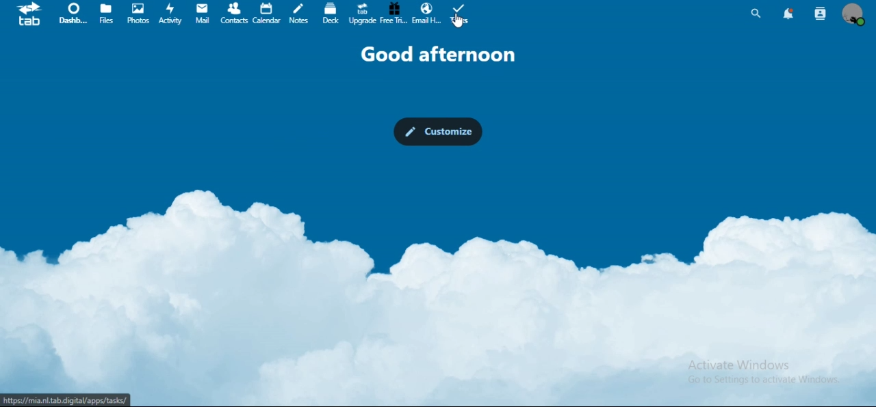 The height and width of the screenshot is (407, 876). What do you see at coordinates (170, 14) in the screenshot?
I see `activity` at bounding box center [170, 14].